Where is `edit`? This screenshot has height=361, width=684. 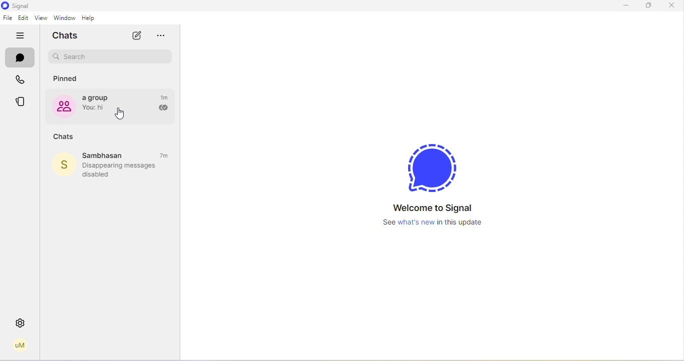
edit is located at coordinates (24, 18).